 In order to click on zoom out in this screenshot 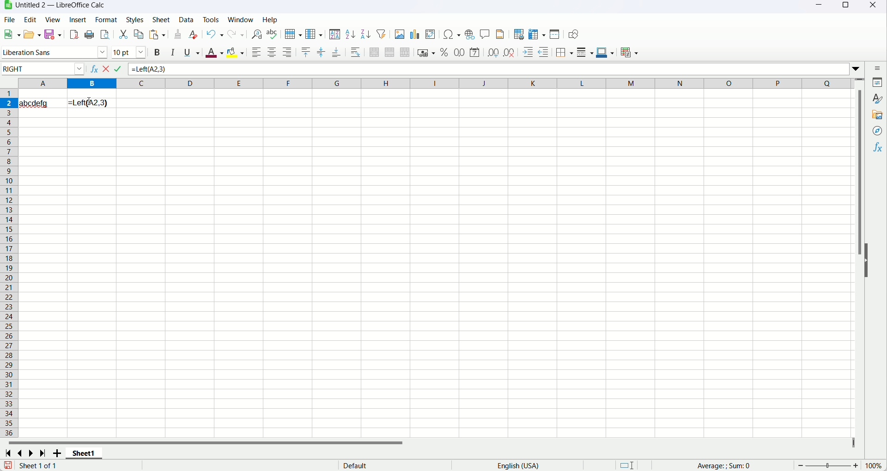, I will do `click(801, 465)`.